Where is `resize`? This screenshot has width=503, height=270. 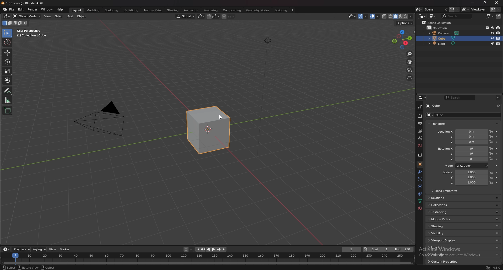
resize is located at coordinates (485, 3).